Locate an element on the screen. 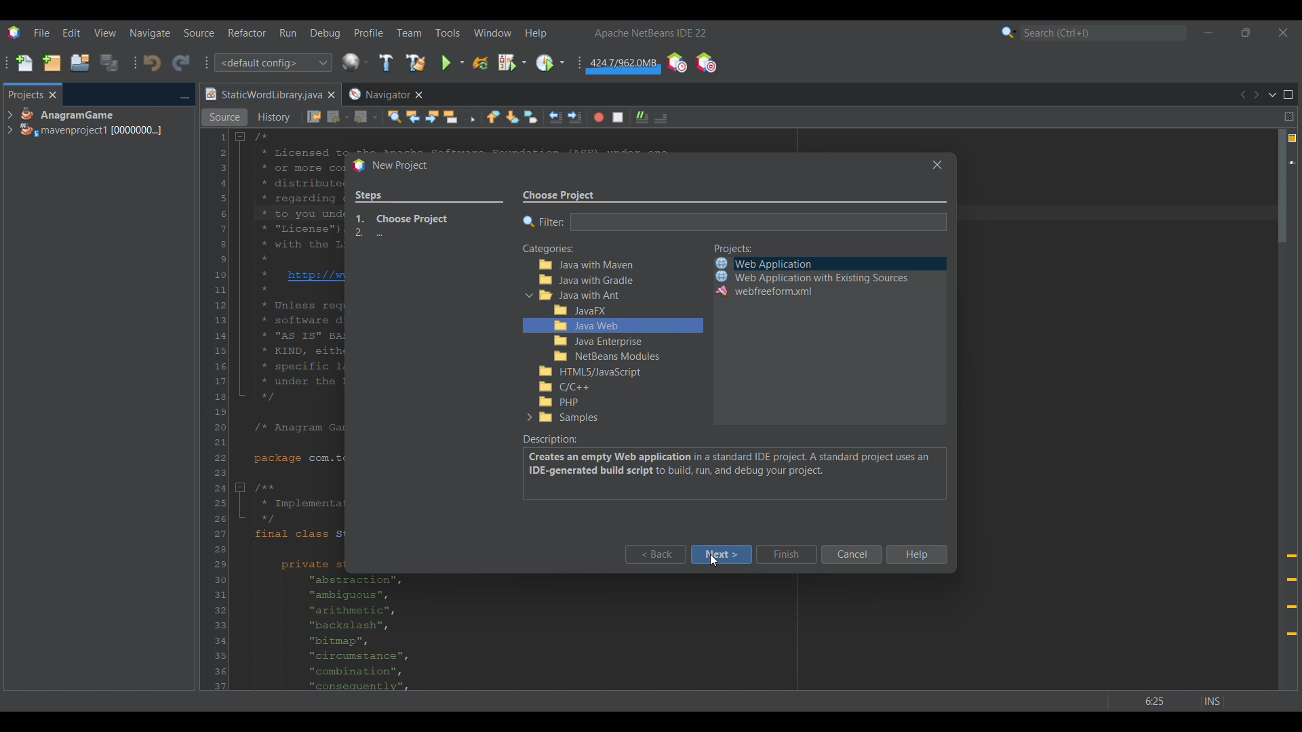  Open project is located at coordinates (80, 62).